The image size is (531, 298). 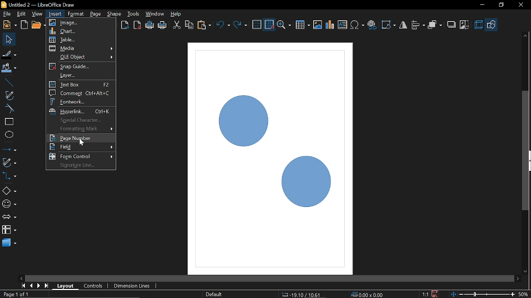 I want to click on Table, so click(x=82, y=40).